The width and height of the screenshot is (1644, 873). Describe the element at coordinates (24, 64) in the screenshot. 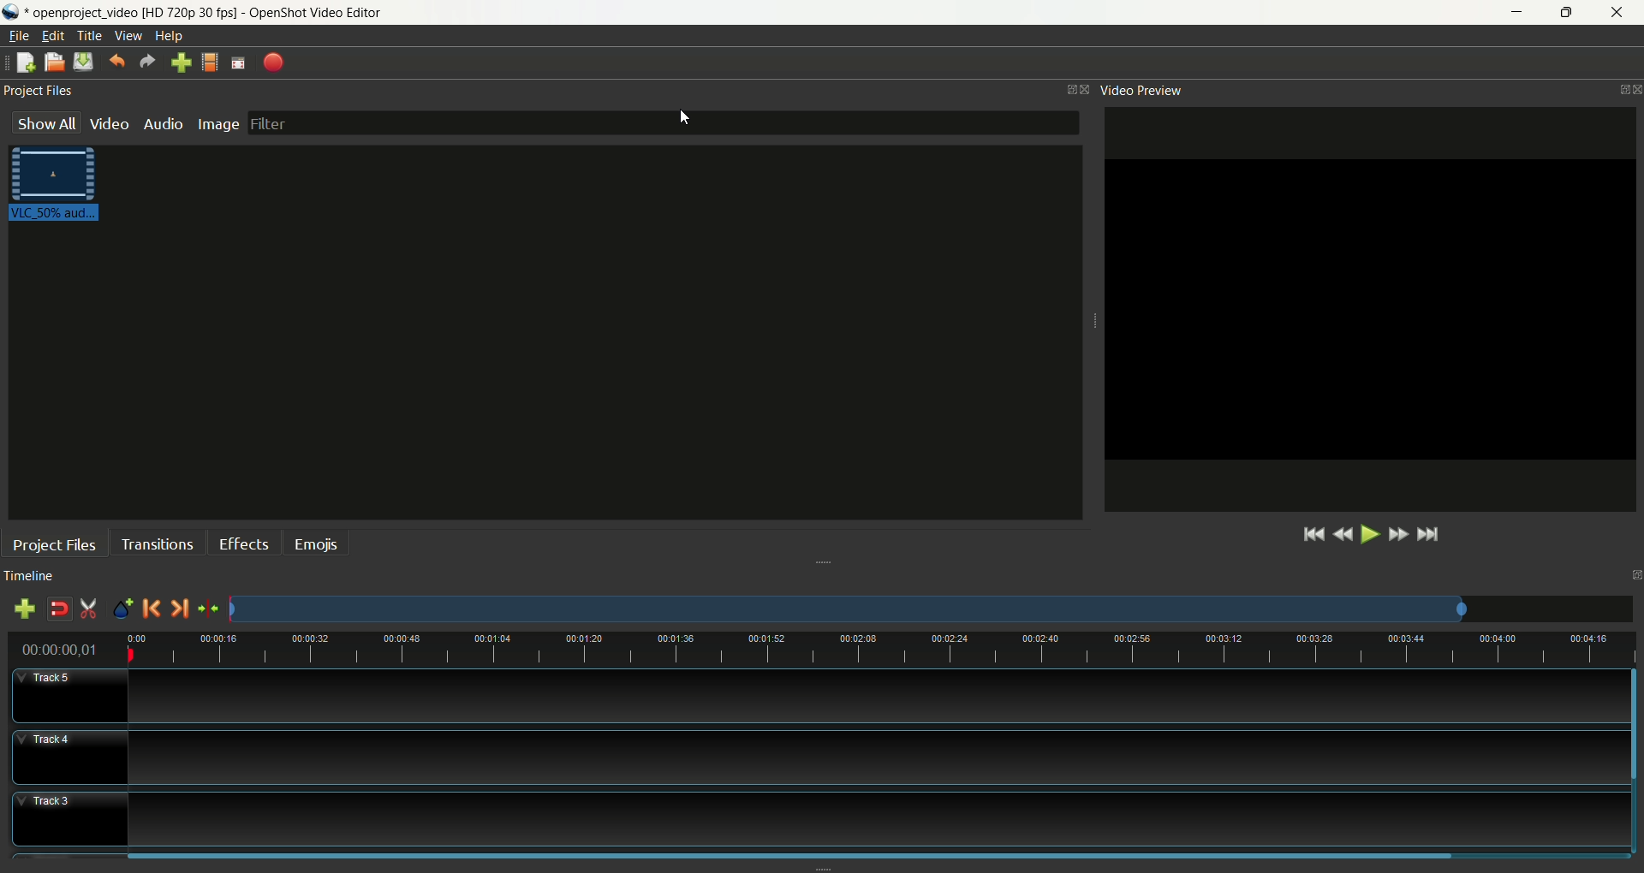

I see `new project` at that location.